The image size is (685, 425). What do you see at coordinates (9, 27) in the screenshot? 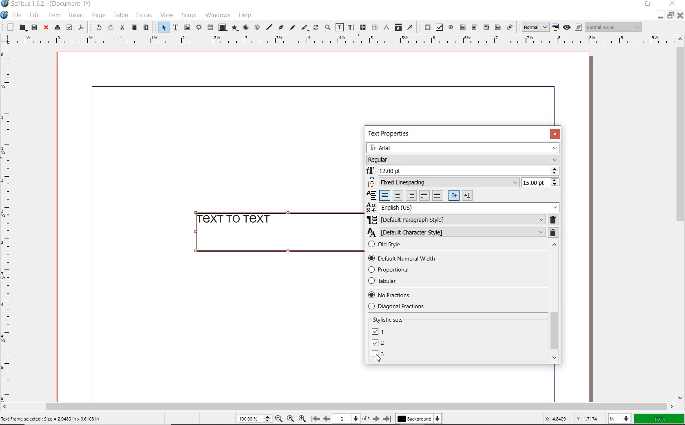
I see `new` at bounding box center [9, 27].